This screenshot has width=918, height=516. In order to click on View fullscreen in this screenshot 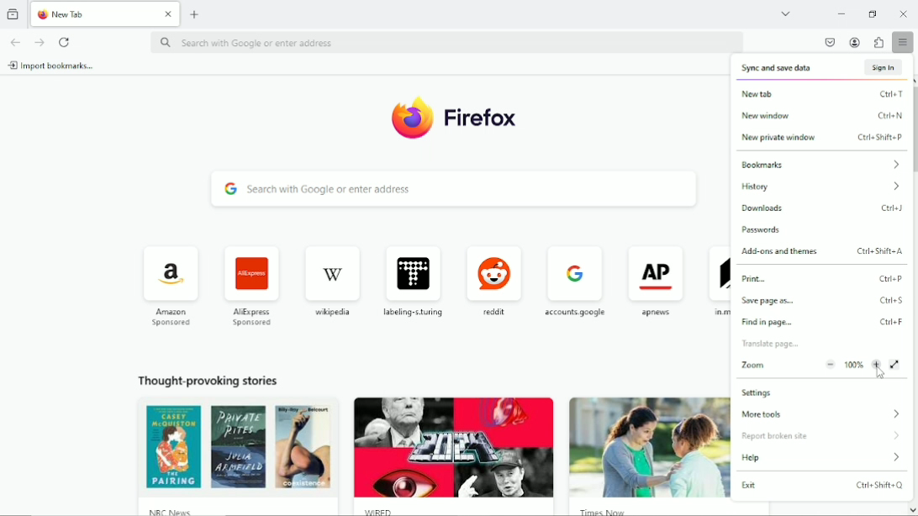, I will do `click(896, 364)`.